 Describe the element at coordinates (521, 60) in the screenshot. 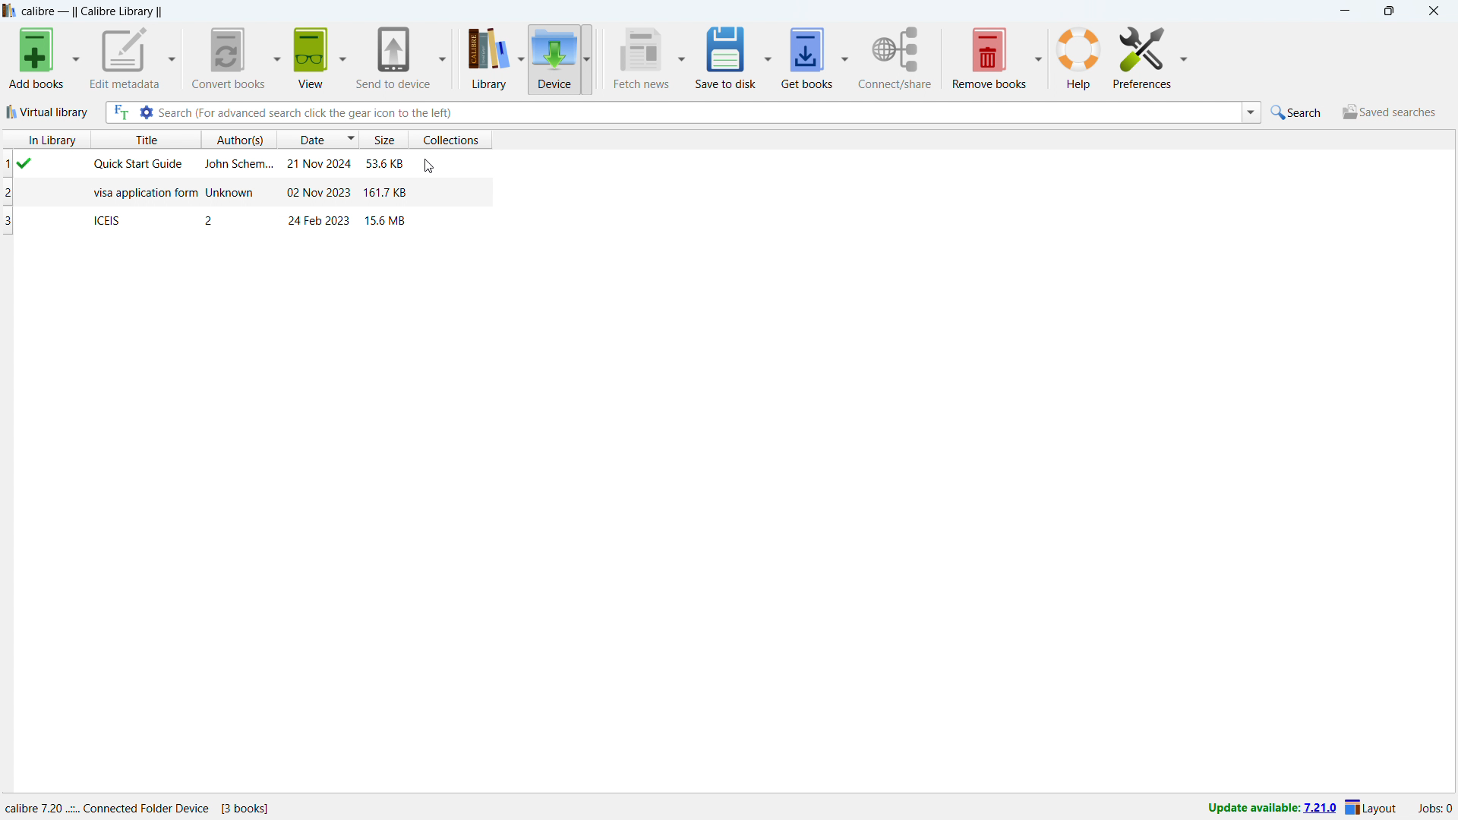

I see `library options` at that location.